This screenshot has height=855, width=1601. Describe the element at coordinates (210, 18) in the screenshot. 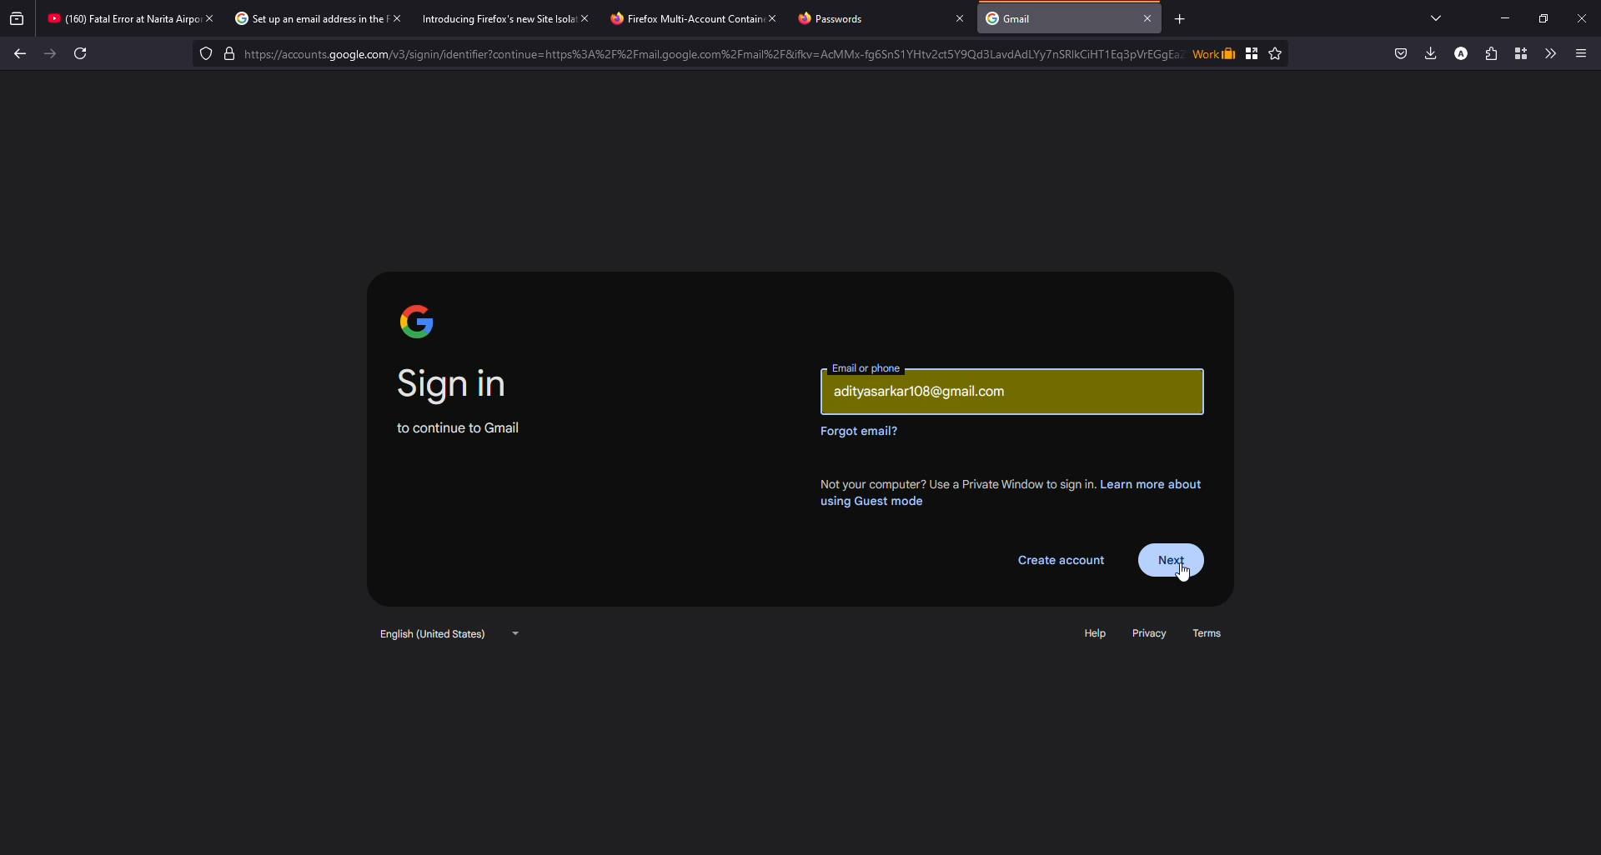

I see `close` at that location.